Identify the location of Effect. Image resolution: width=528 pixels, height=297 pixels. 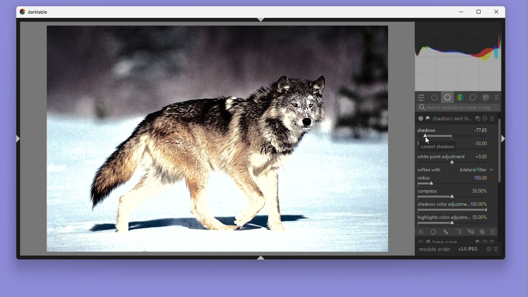
(486, 97).